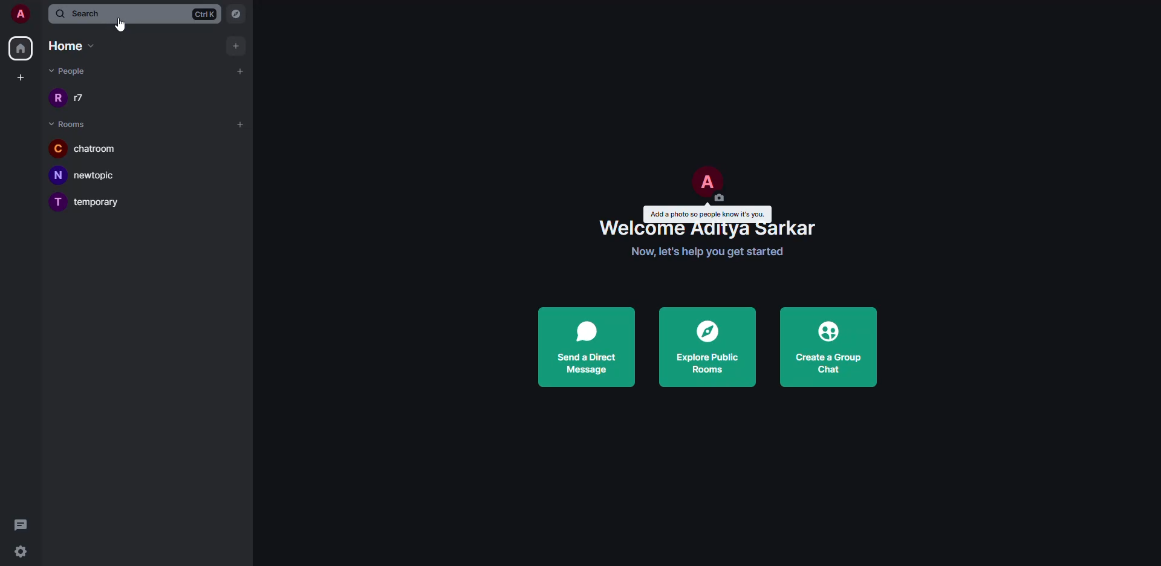 The height and width of the screenshot is (566, 1161). Describe the element at coordinates (204, 13) in the screenshot. I see `ctrlK` at that location.